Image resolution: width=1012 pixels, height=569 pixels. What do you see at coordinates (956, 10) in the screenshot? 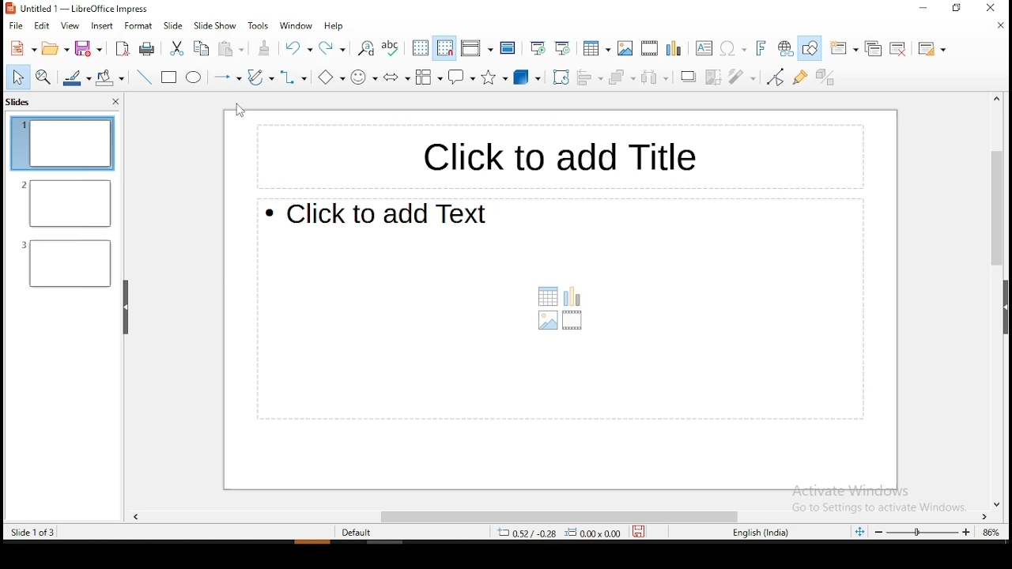
I see `restore` at bounding box center [956, 10].